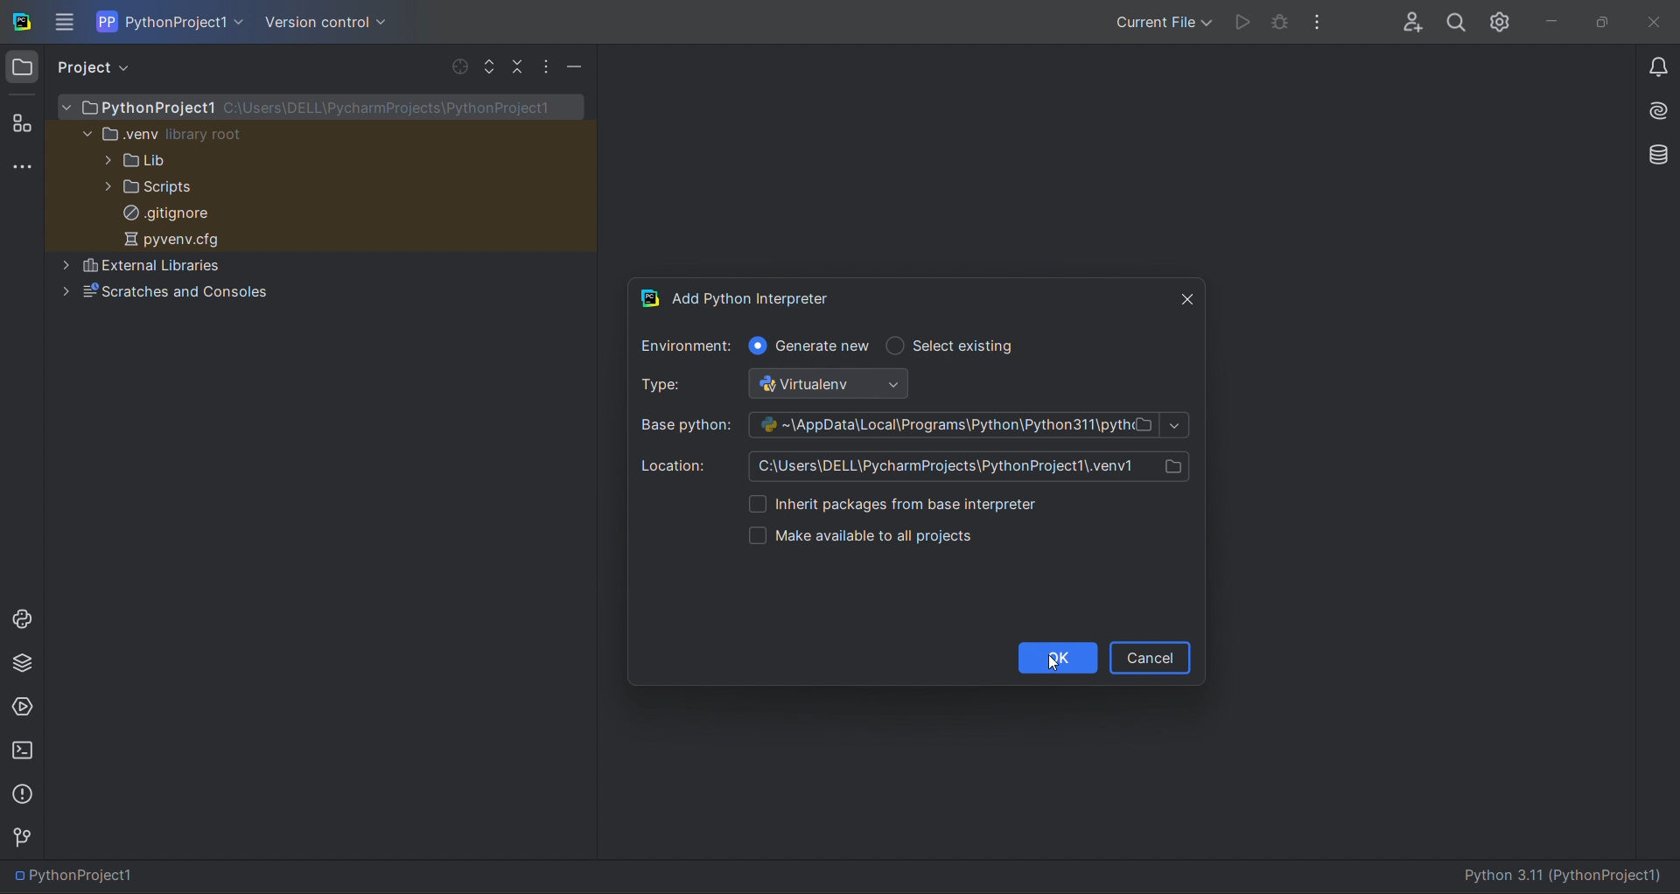 The image size is (1680, 894). What do you see at coordinates (25, 793) in the screenshot?
I see `probleems` at bounding box center [25, 793].